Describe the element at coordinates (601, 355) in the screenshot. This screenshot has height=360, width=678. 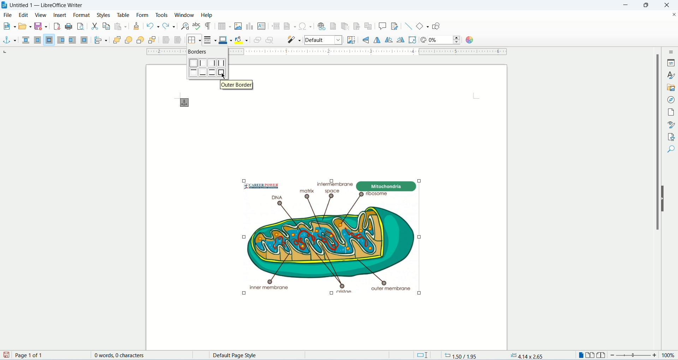
I see `book view` at that location.